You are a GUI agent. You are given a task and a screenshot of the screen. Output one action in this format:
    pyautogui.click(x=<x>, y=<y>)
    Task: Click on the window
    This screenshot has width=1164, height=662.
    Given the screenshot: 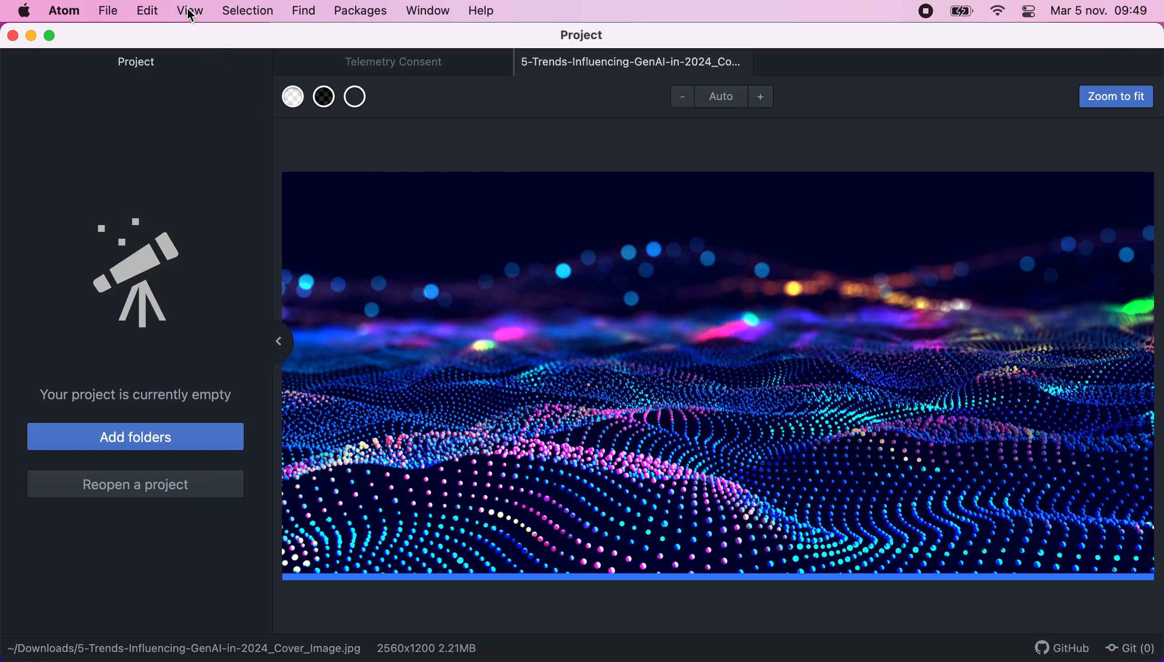 What is the action you would take?
    pyautogui.click(x=428, y=13)
    